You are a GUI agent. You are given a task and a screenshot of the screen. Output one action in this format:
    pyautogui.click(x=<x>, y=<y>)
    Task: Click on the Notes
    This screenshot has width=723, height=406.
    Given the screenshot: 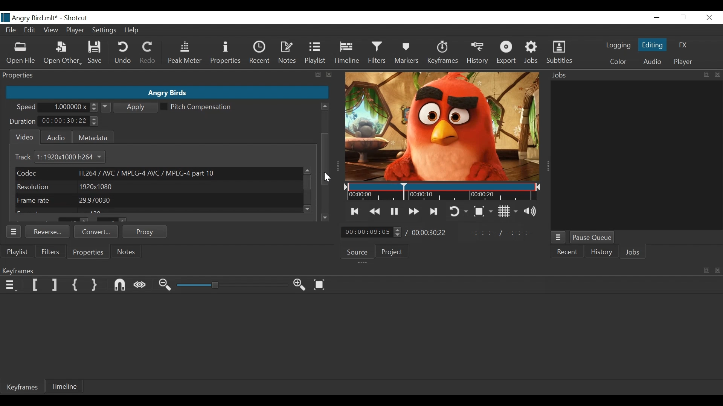 What is the action you would take?
    pyautogui.click(x=125, y=251)
    